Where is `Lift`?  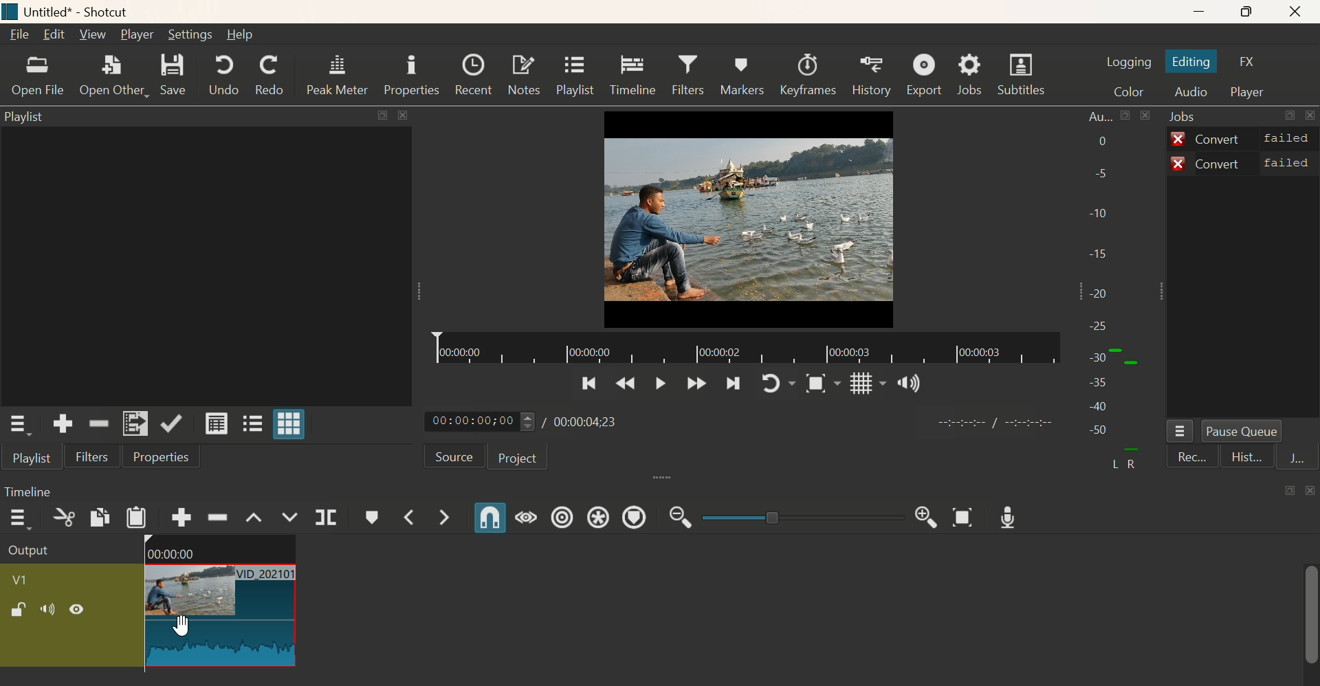
Lift is located at coordinates (255, 515).